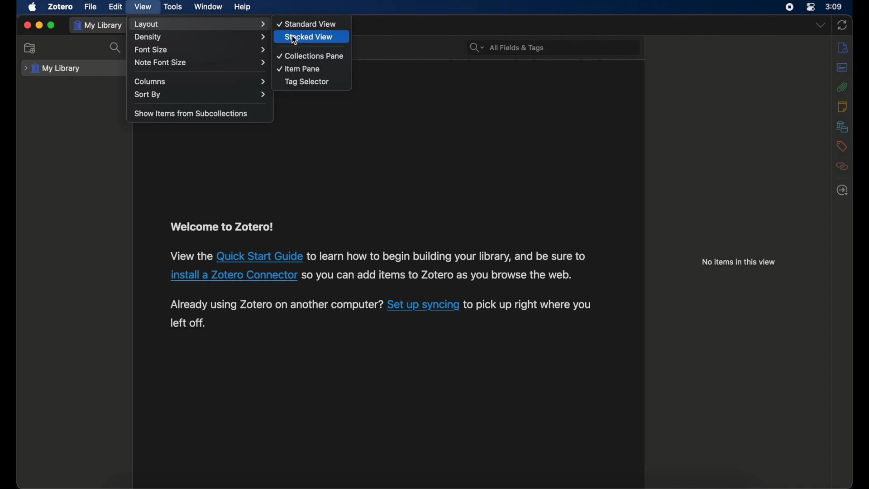 This screenshot has height=489, width=869. I want to click on font size, so click(199, 49).